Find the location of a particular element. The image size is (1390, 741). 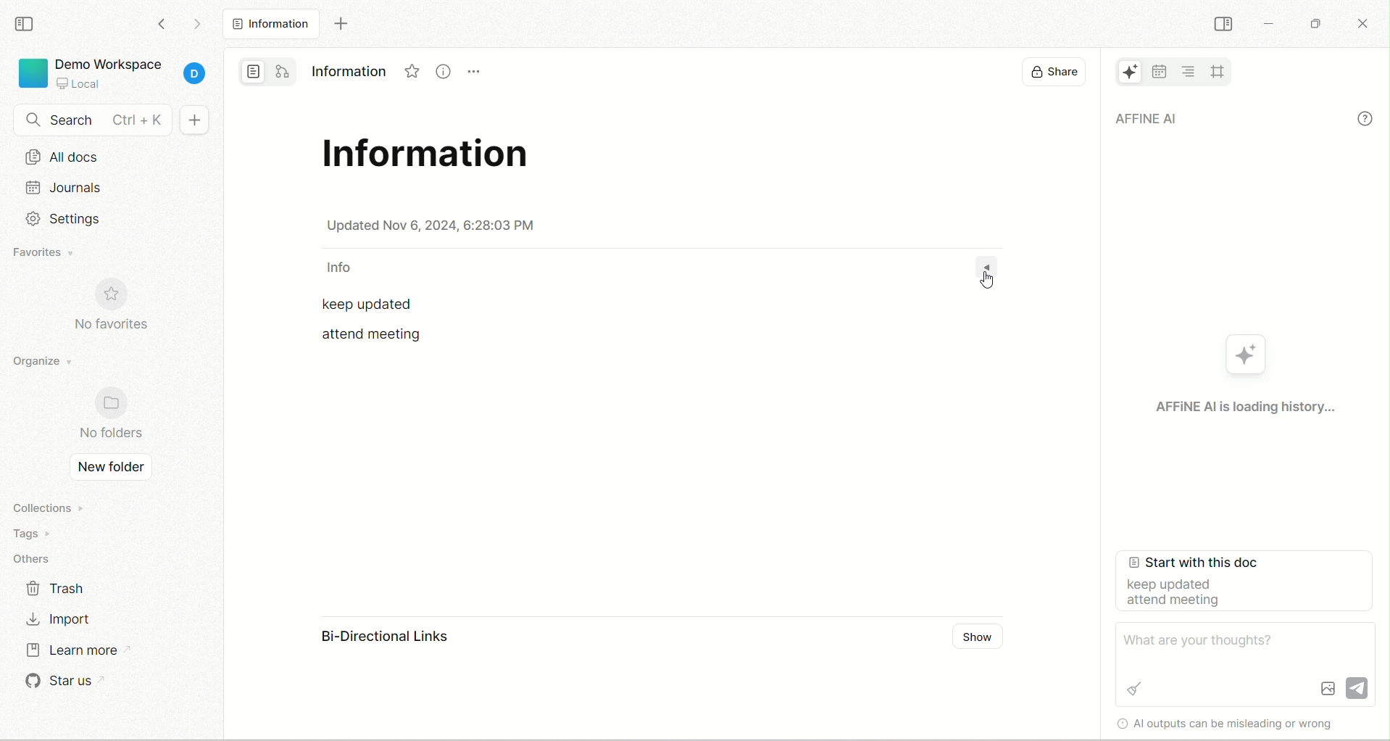

collapse sidebar is located at coordinates (1223, 23).